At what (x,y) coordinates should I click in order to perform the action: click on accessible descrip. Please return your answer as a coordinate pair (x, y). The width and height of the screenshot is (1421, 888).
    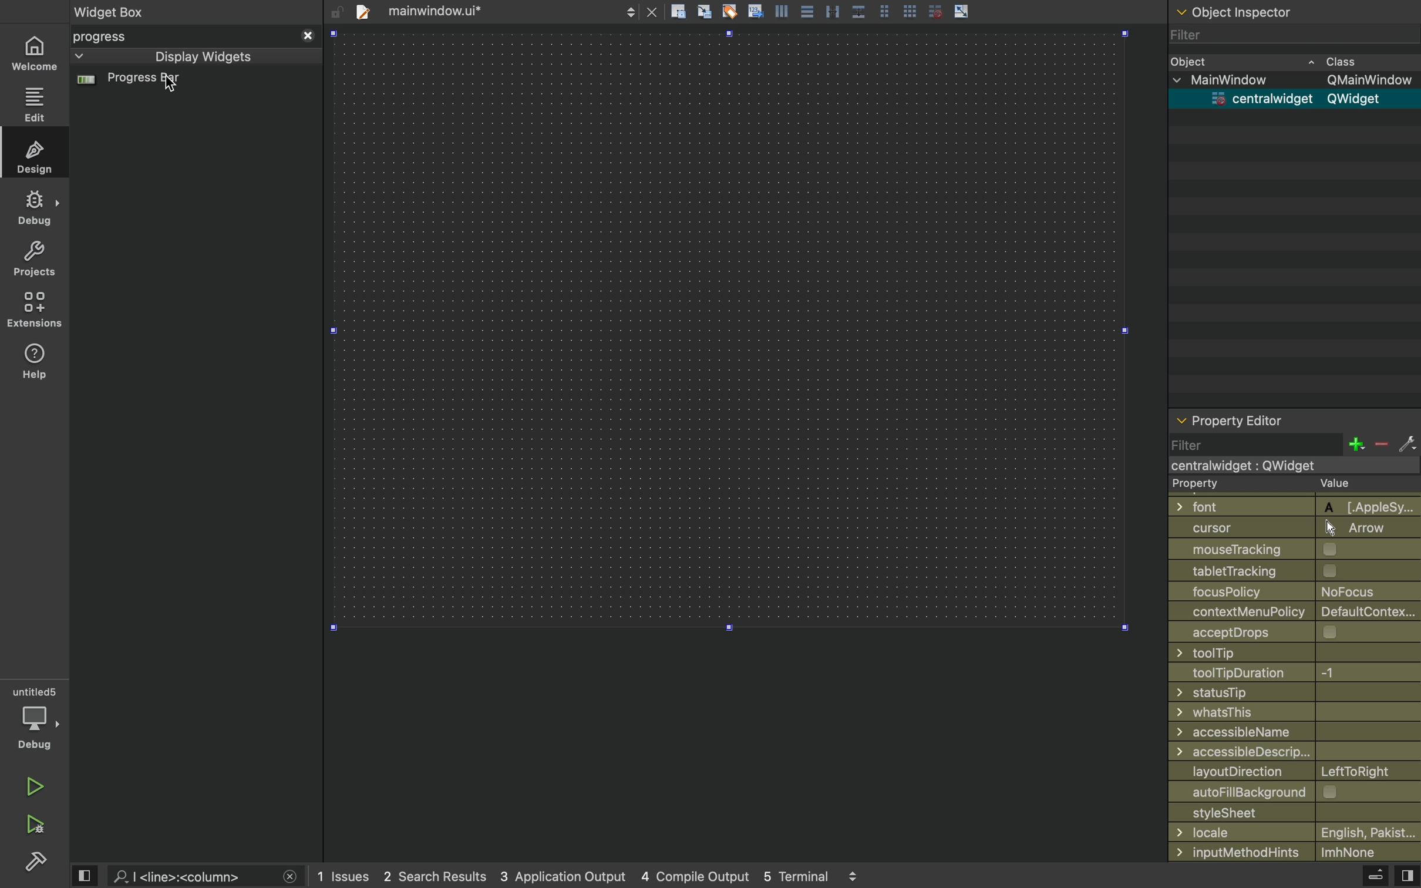
    Looking at the image, I should click on (1279, 752).